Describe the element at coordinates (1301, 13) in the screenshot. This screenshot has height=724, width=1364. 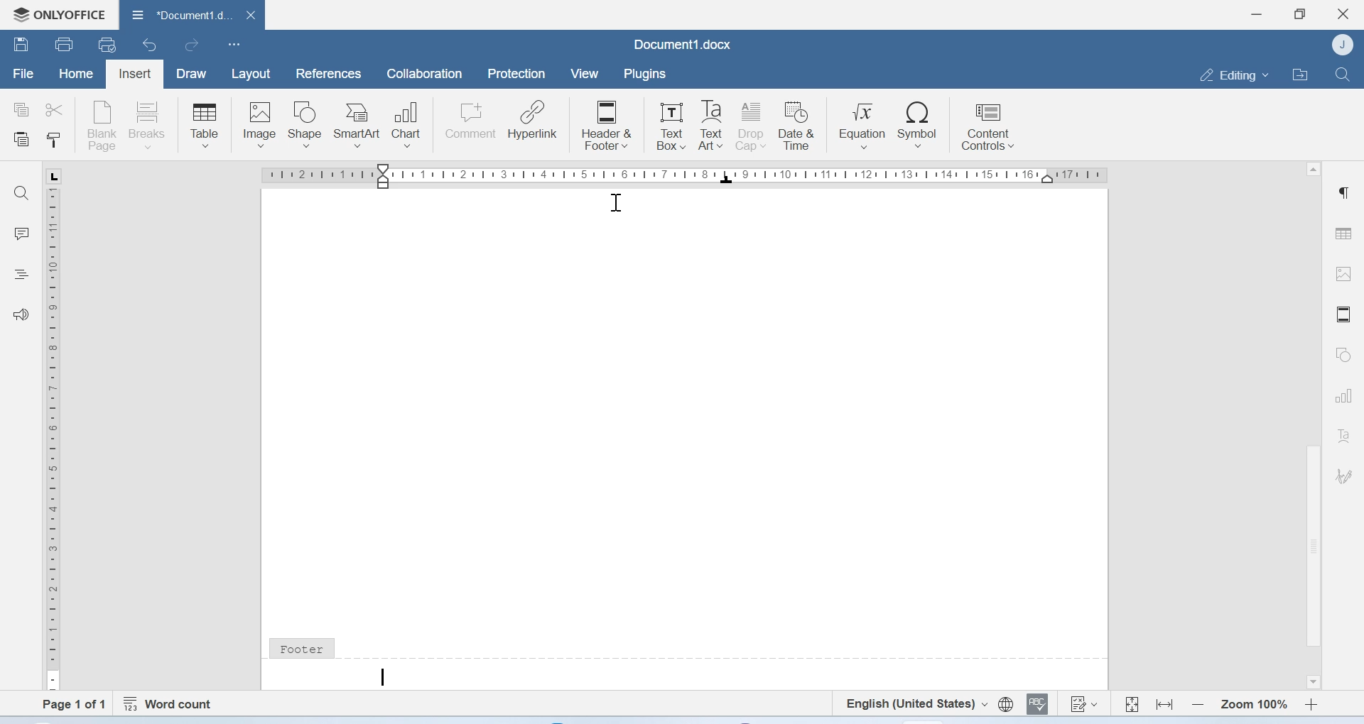
I see `Maximize` at that location.